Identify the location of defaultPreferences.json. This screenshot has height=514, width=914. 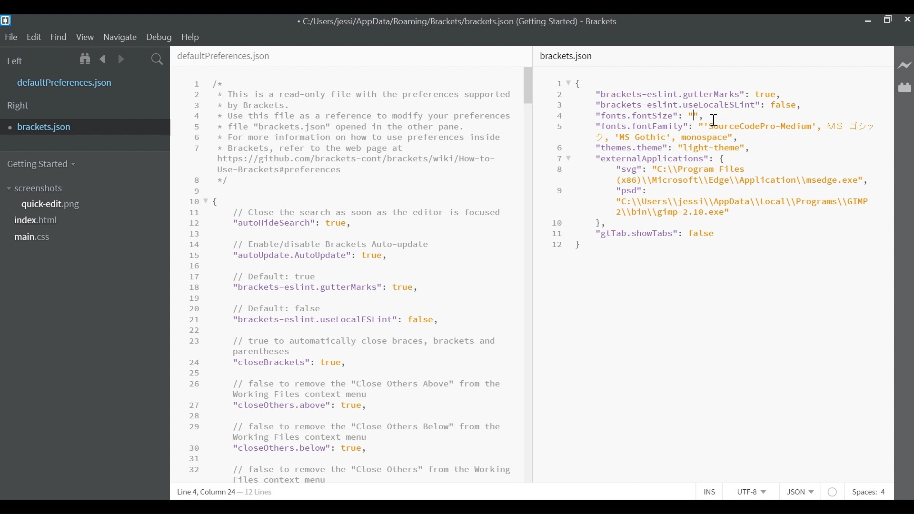
(223, 54).